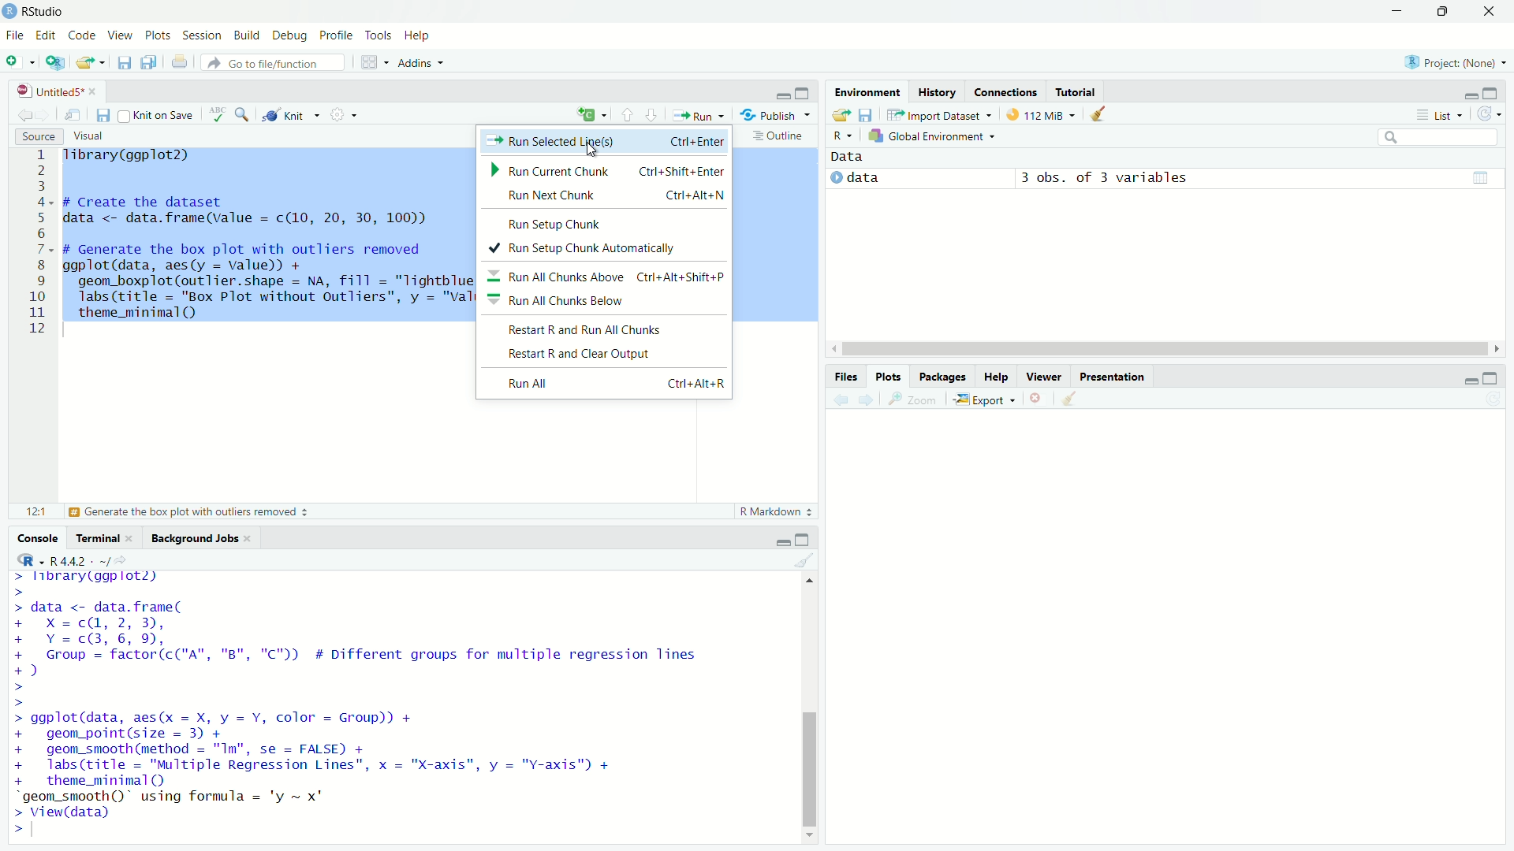 The height and width of the screenshot is (851, 1514). What do you see at coordinates (37, 10) in the screenshot?
I see `RStudio` at bounding box center [37, 10].